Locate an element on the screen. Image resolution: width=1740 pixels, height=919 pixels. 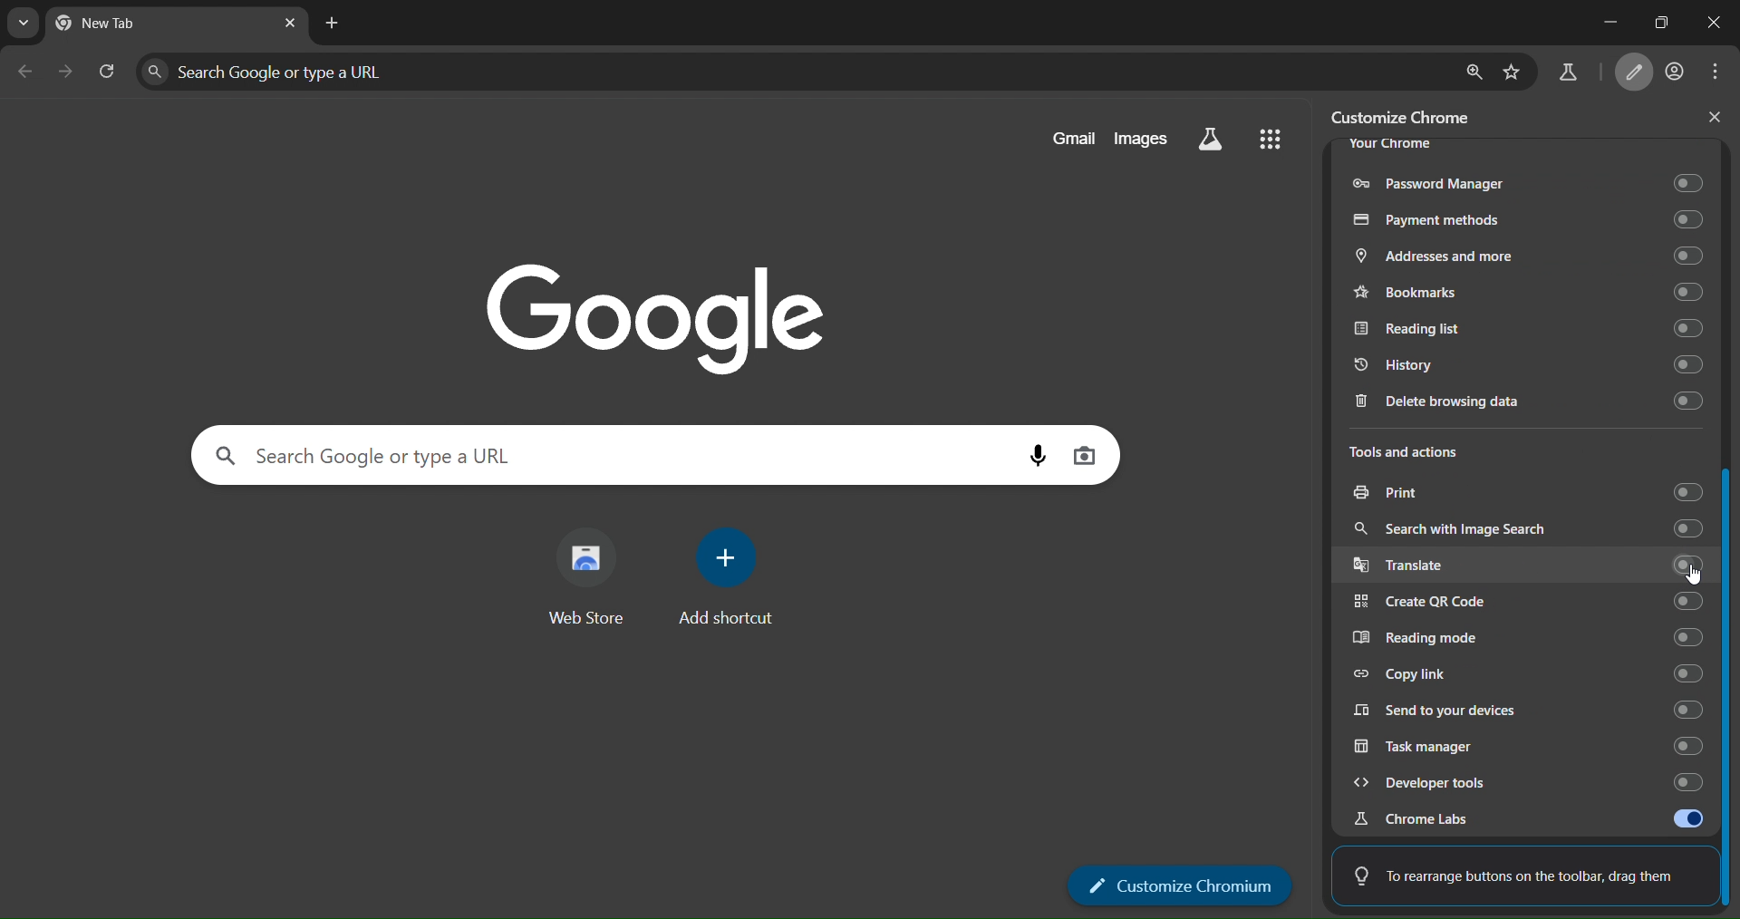
voice search is located at coordinates (1029, 459).